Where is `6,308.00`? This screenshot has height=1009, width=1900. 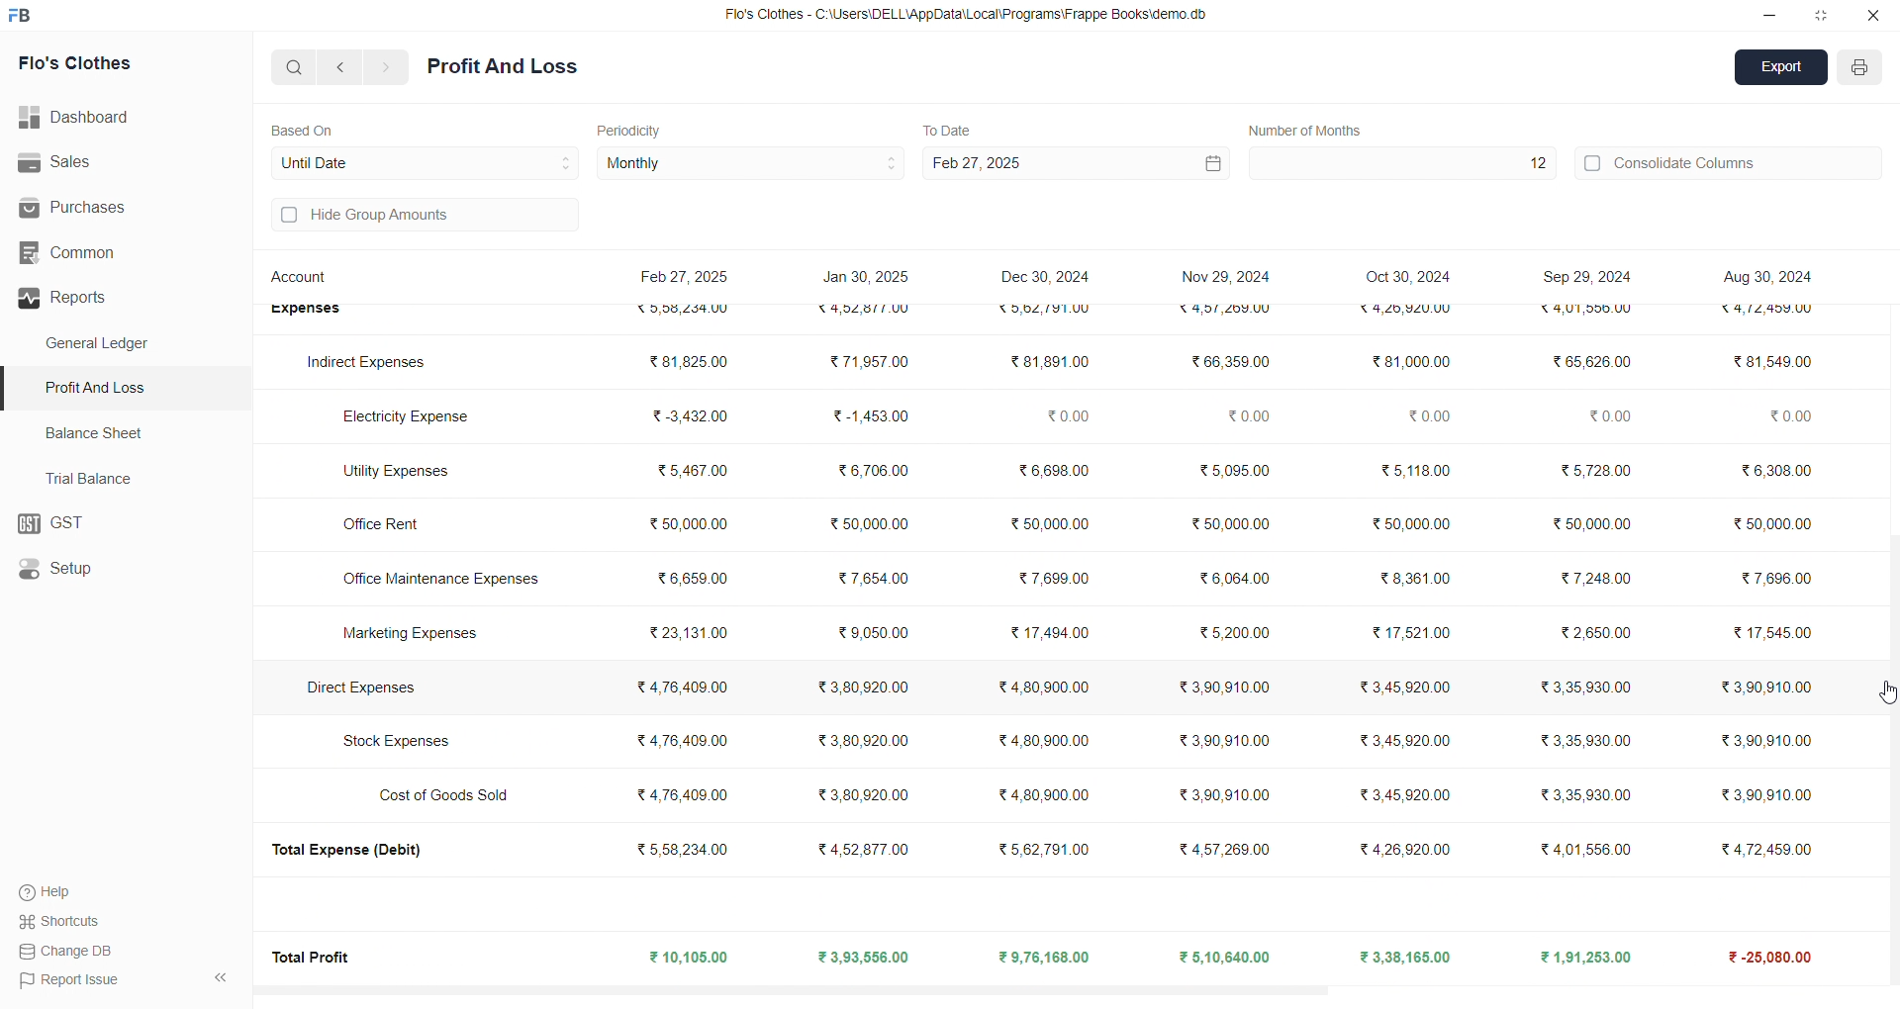 6,308.00 is located at coordinates (1769, 472).